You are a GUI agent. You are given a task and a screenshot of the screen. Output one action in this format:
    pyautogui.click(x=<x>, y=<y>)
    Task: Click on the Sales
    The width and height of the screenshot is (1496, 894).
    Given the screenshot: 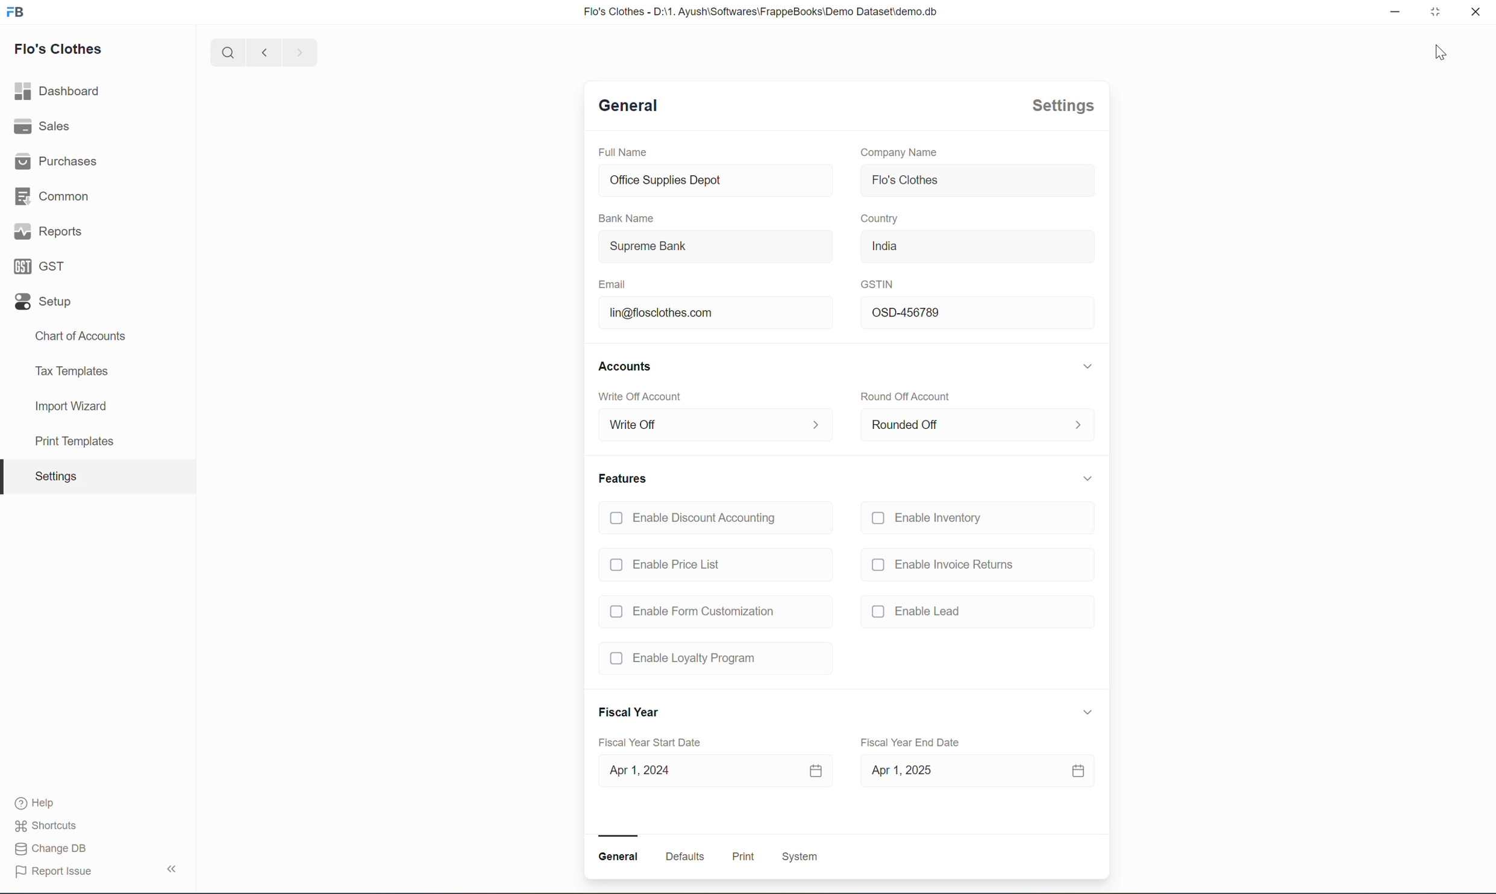 What is the action you would take?
    pyautogui.click(x=46, y=127)
    